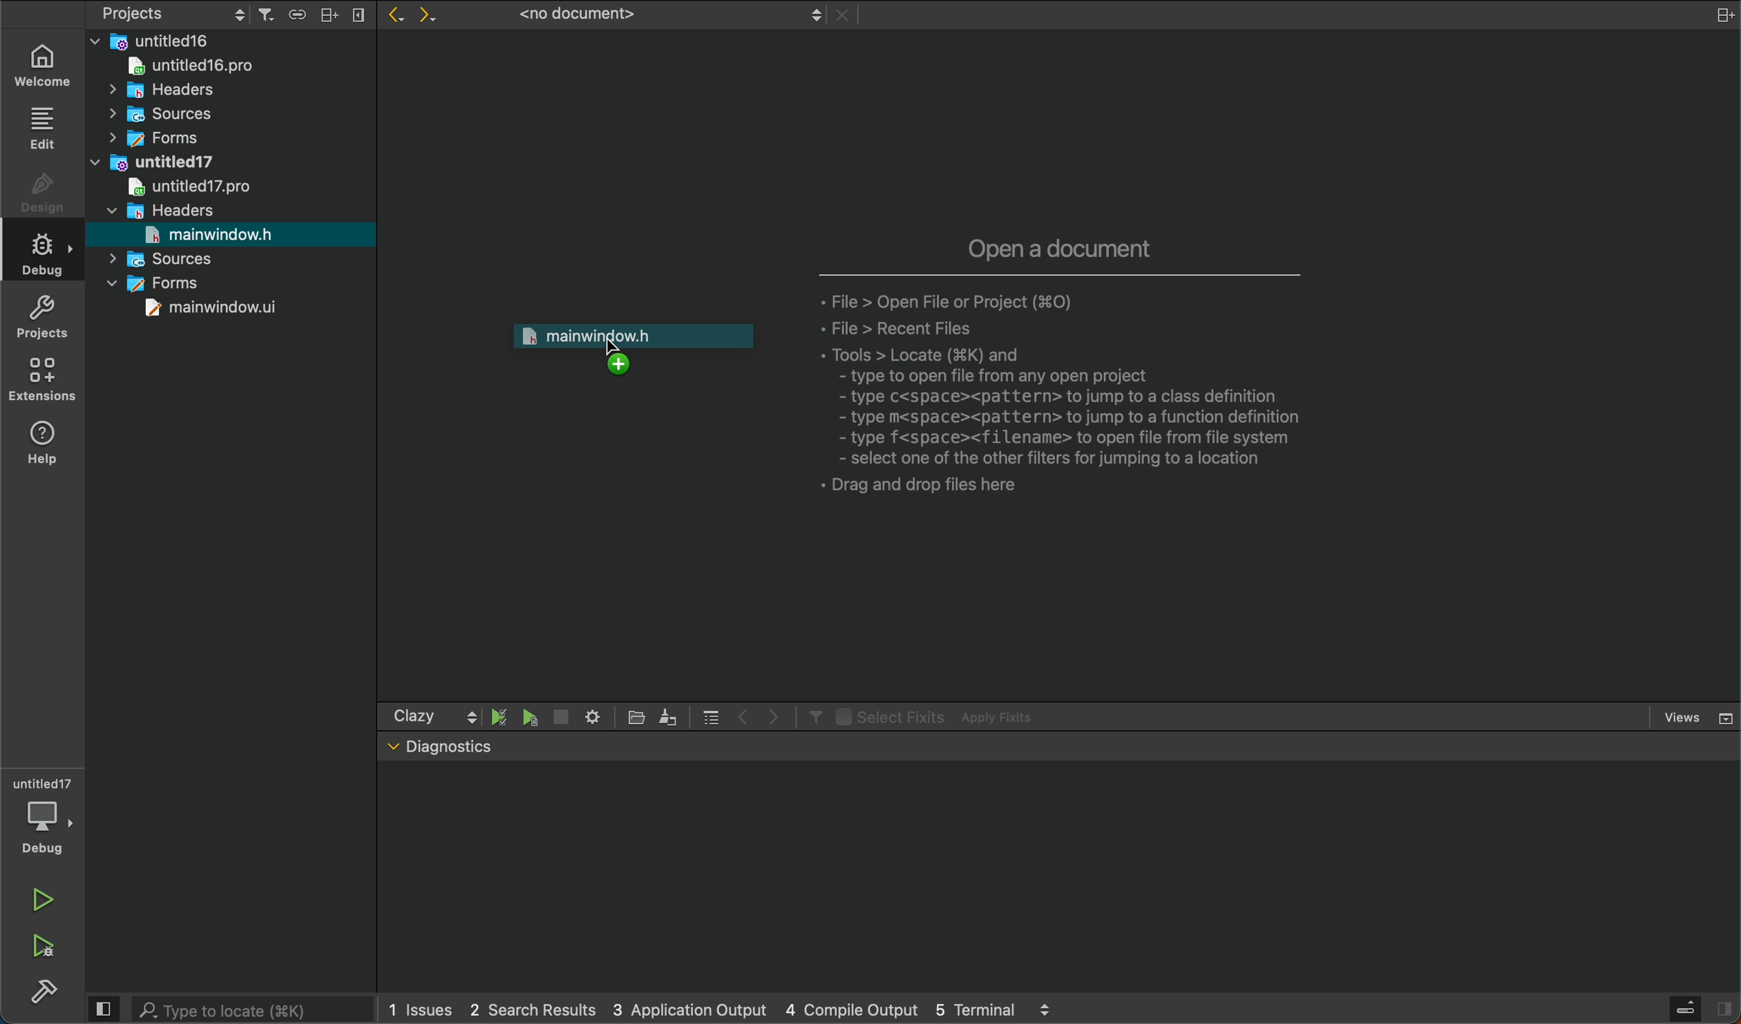 The width and height of the screenshot is (1741, 1024). What do you see at coordinates (161, 209) in the screenshot?
I see `Headers` at bounding box center [161, 209].